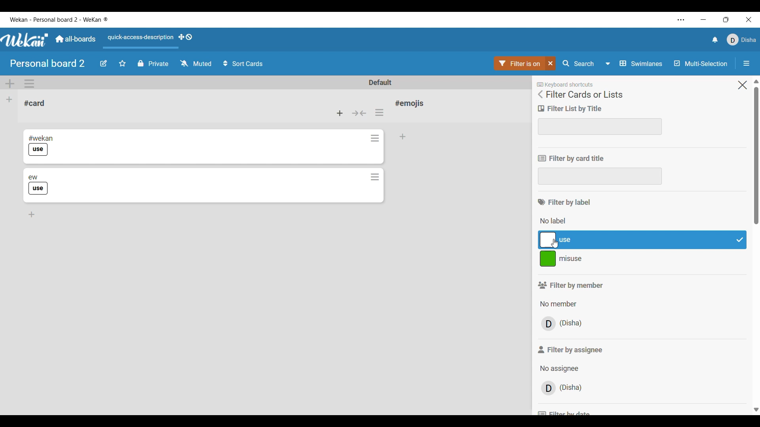 This screenshot has width=760, height=427. What do you see at coordinates (600, 127) in the screenshot?
I see `Text box to enter filter` at bounding box center [600, 127].